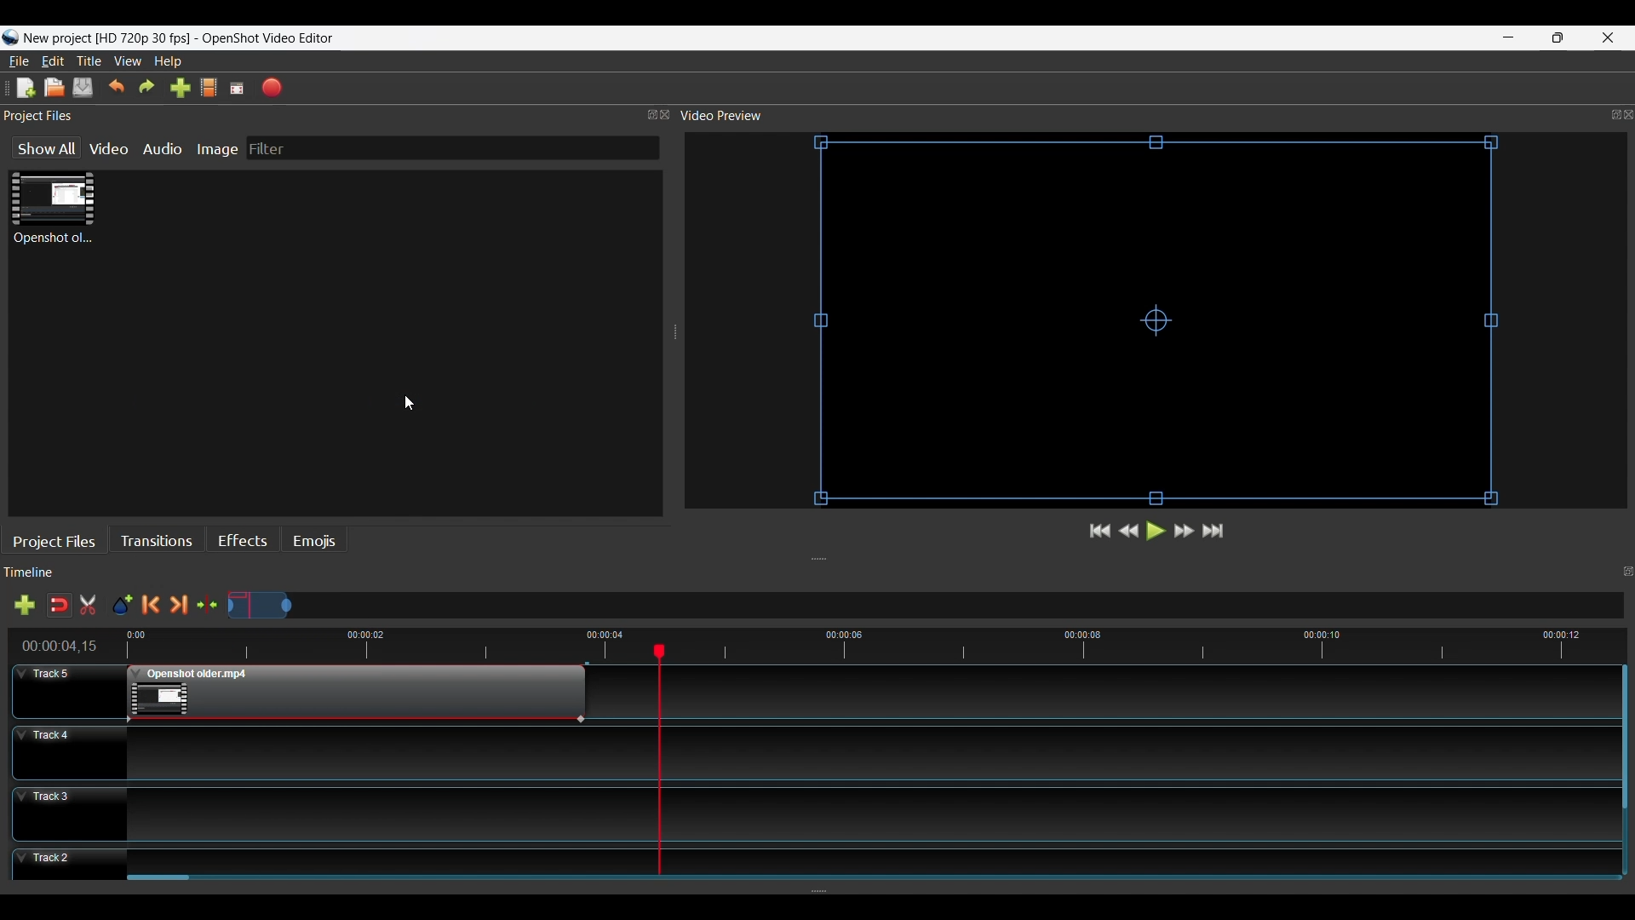  What do you see at coordinates (1509, 37) in the screenshot?
I see `minimize` at bounding box center [1509, 37].